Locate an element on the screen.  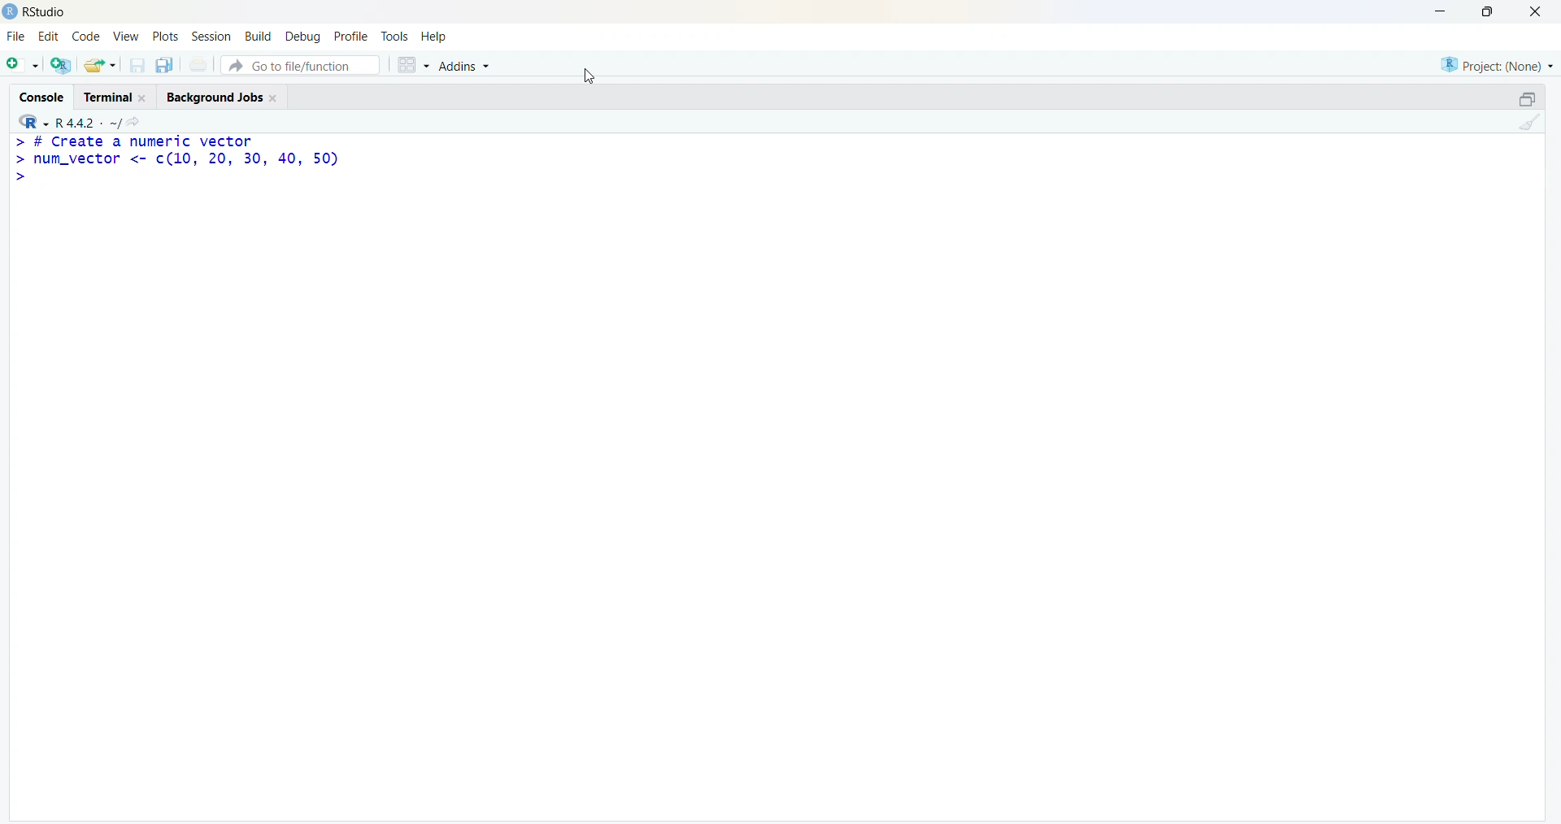
R 4.4.2 ~/ is located at coordinates (87, 123).